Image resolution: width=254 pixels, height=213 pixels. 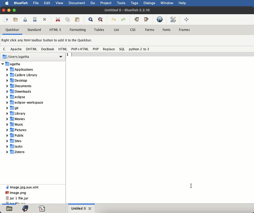 I want to click on php, so click(x=96, y=49).